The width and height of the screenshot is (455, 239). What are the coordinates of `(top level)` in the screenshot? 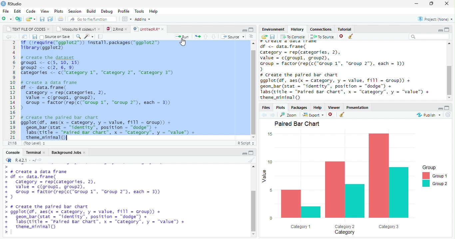 It's located at (35, 143).